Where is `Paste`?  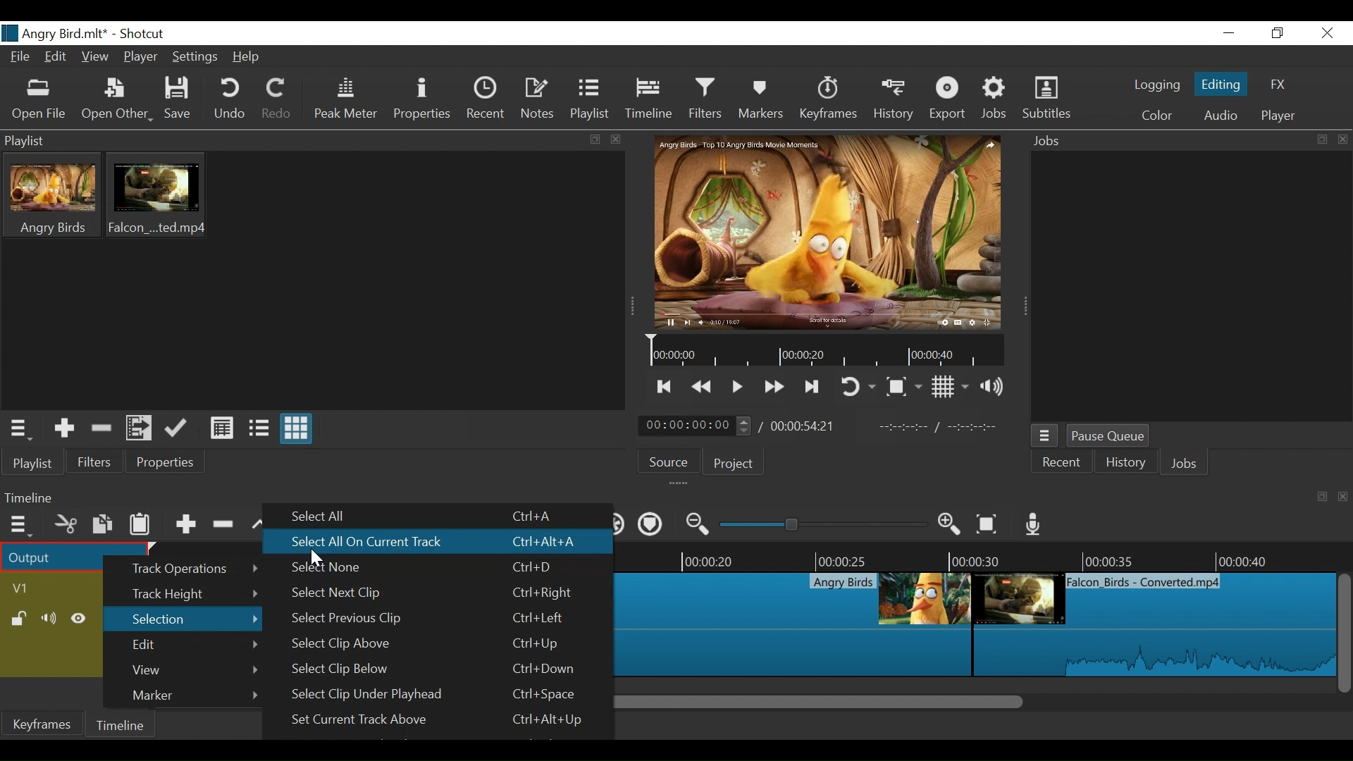
Paste is located at coordinates (140, 524).